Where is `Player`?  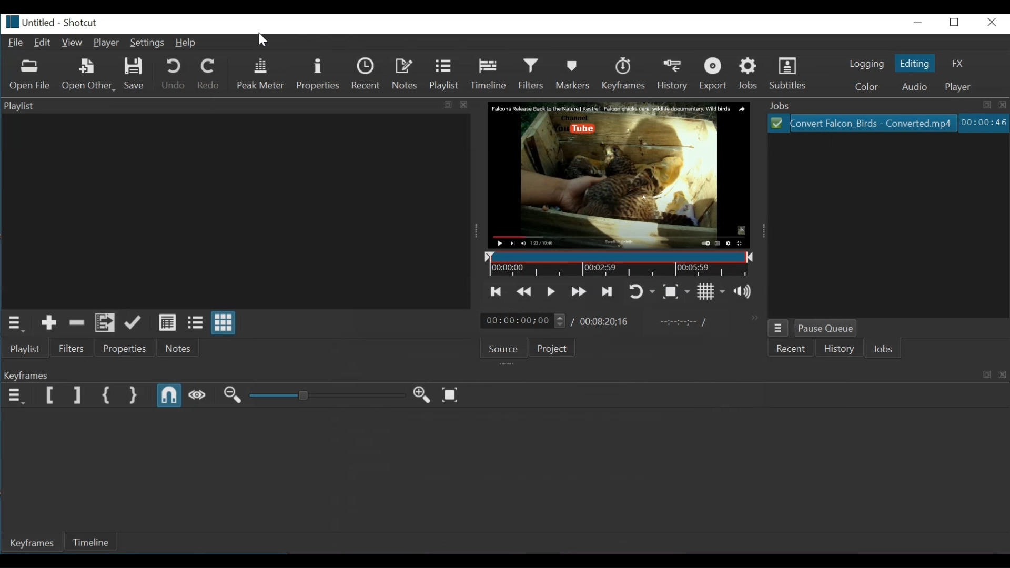
Player is located at coordinates (959, 87).